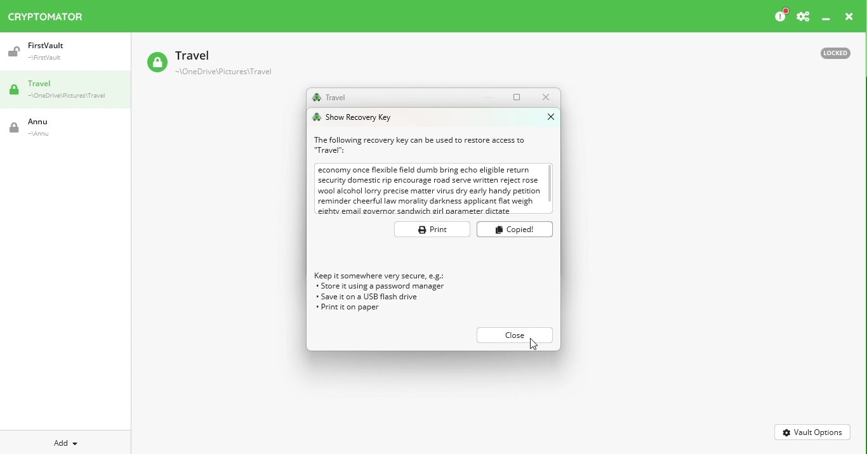  I want to click on Close, so click(849, 18).